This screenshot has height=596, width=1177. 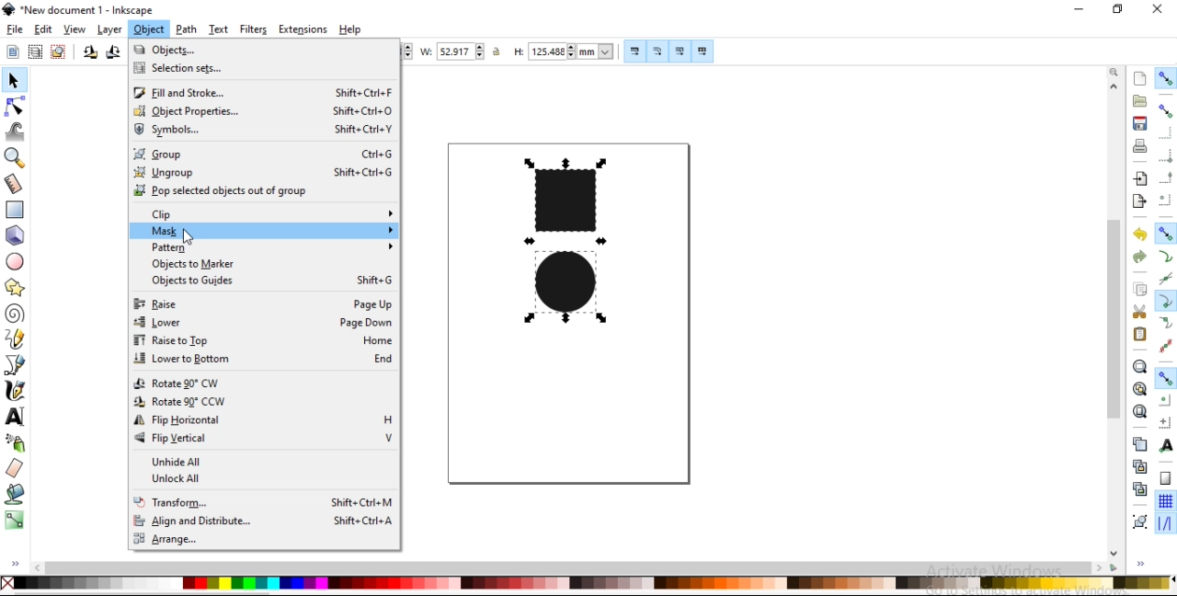 I want to click on snap cusp nodes, so click(x=1165, y=301).